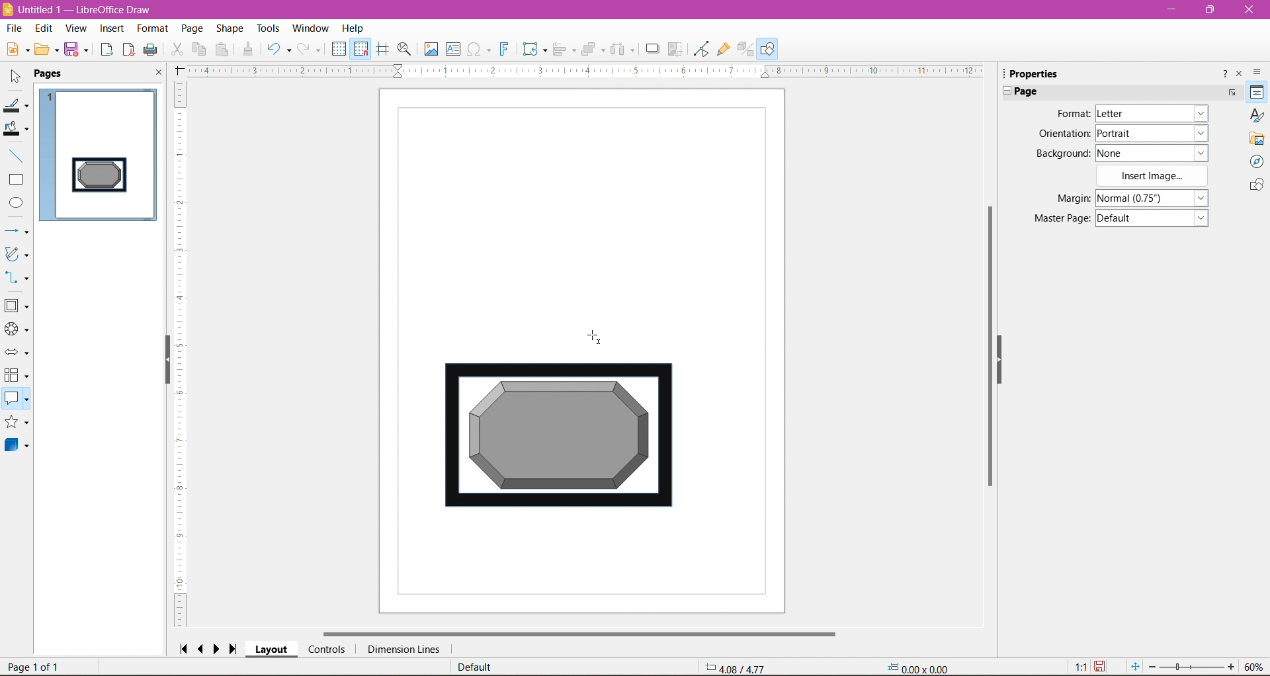 The image size is (1270, 676). Describe the element at coordinates (17, 400) in the screenshot. I see `Callout Shapes` at that location.